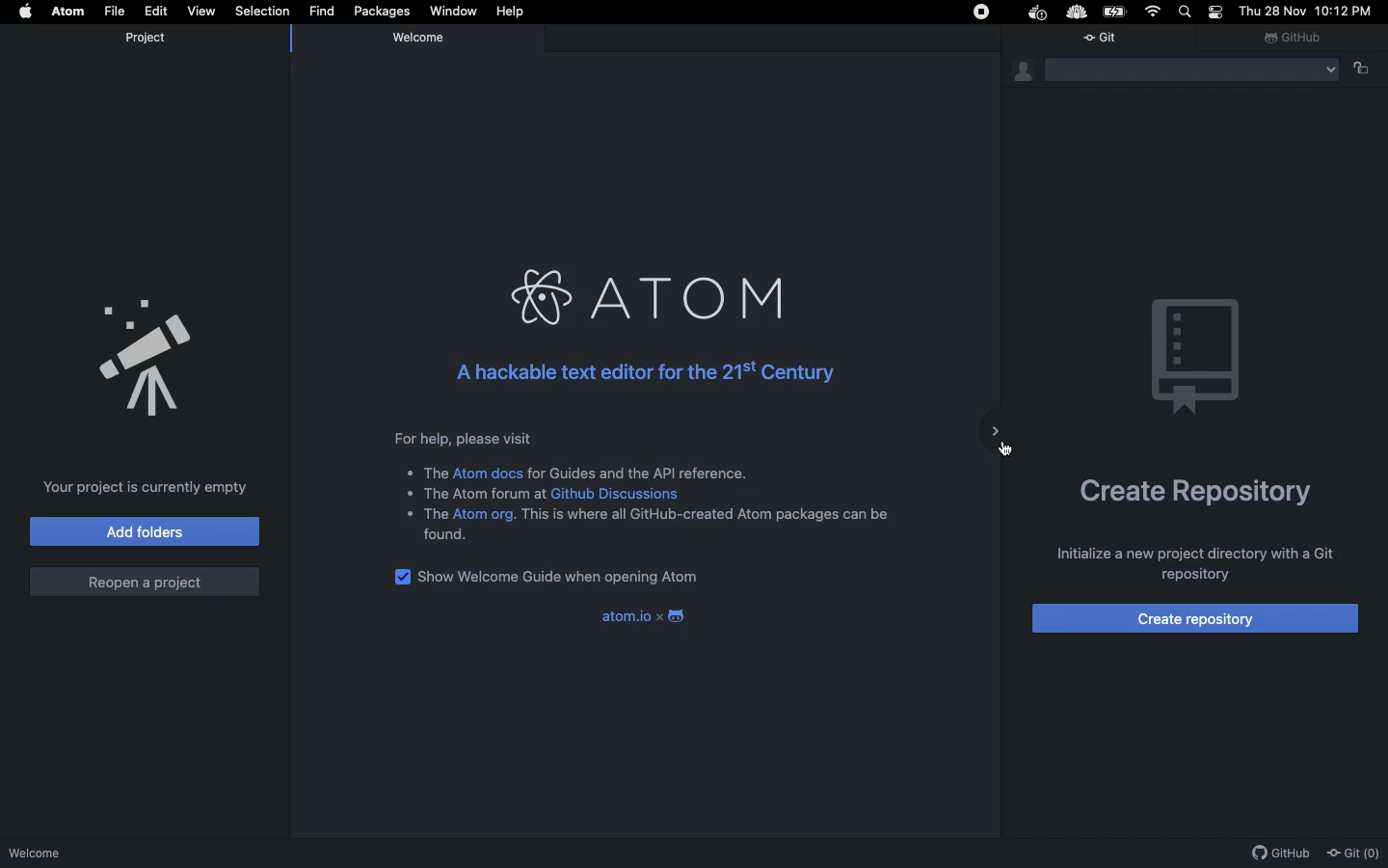 This screenshot has width=1388, height=868. I want to click on Show welcome guide when opening Atom, so click(562, 578).